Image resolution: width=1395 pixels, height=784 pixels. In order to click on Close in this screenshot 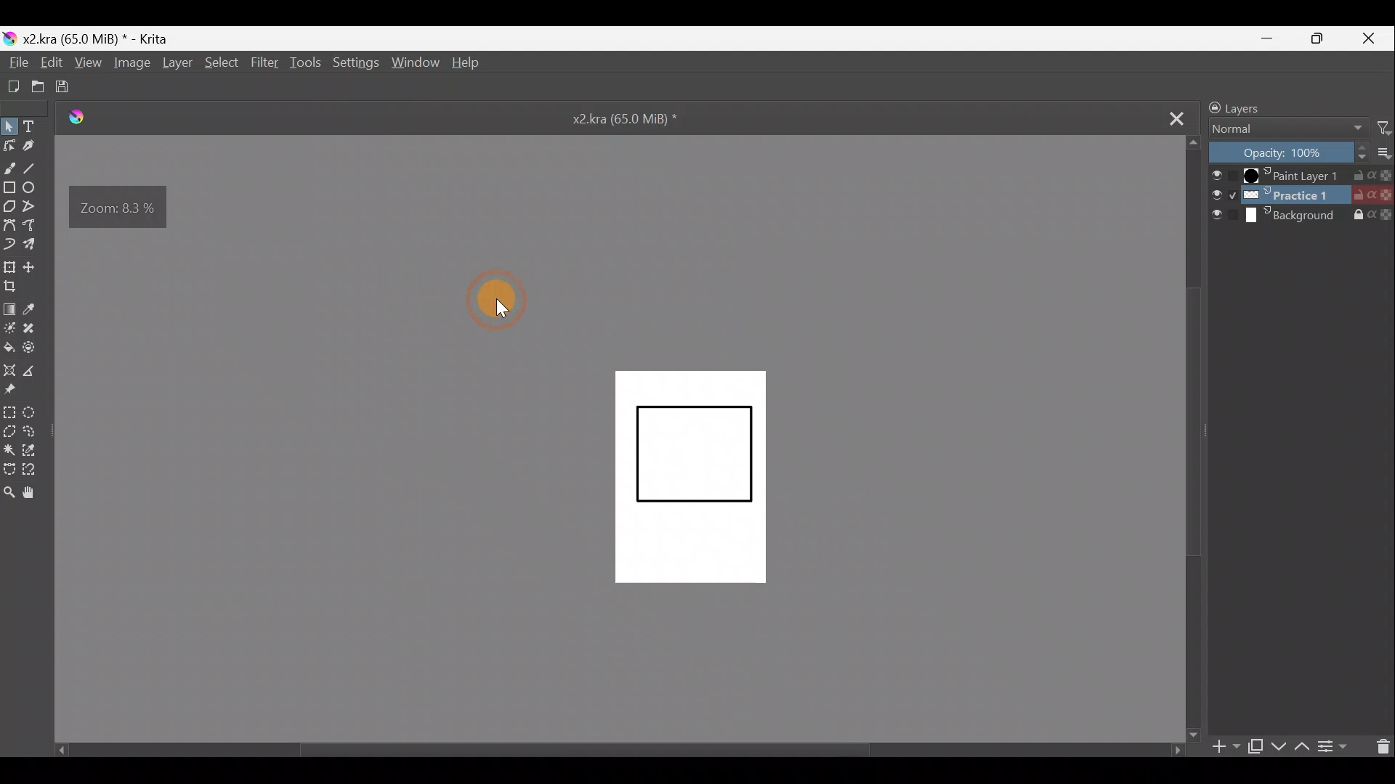, I will do `click(1372, 37)`.